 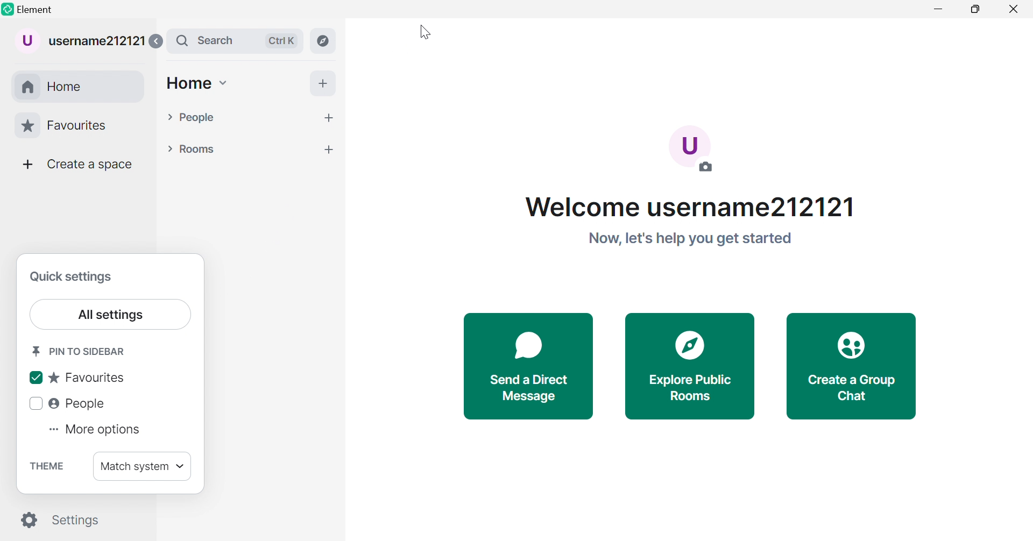 What do you see at coordinates (691, 388) in the screenshot?
I see `Explore public rooms` at bounding box center [691, 388].